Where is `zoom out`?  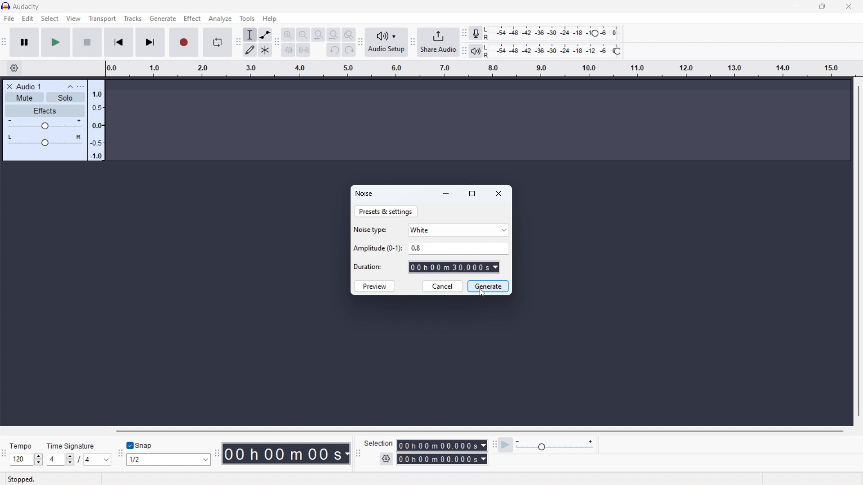 zoom out is located at coordinates (303, 35).